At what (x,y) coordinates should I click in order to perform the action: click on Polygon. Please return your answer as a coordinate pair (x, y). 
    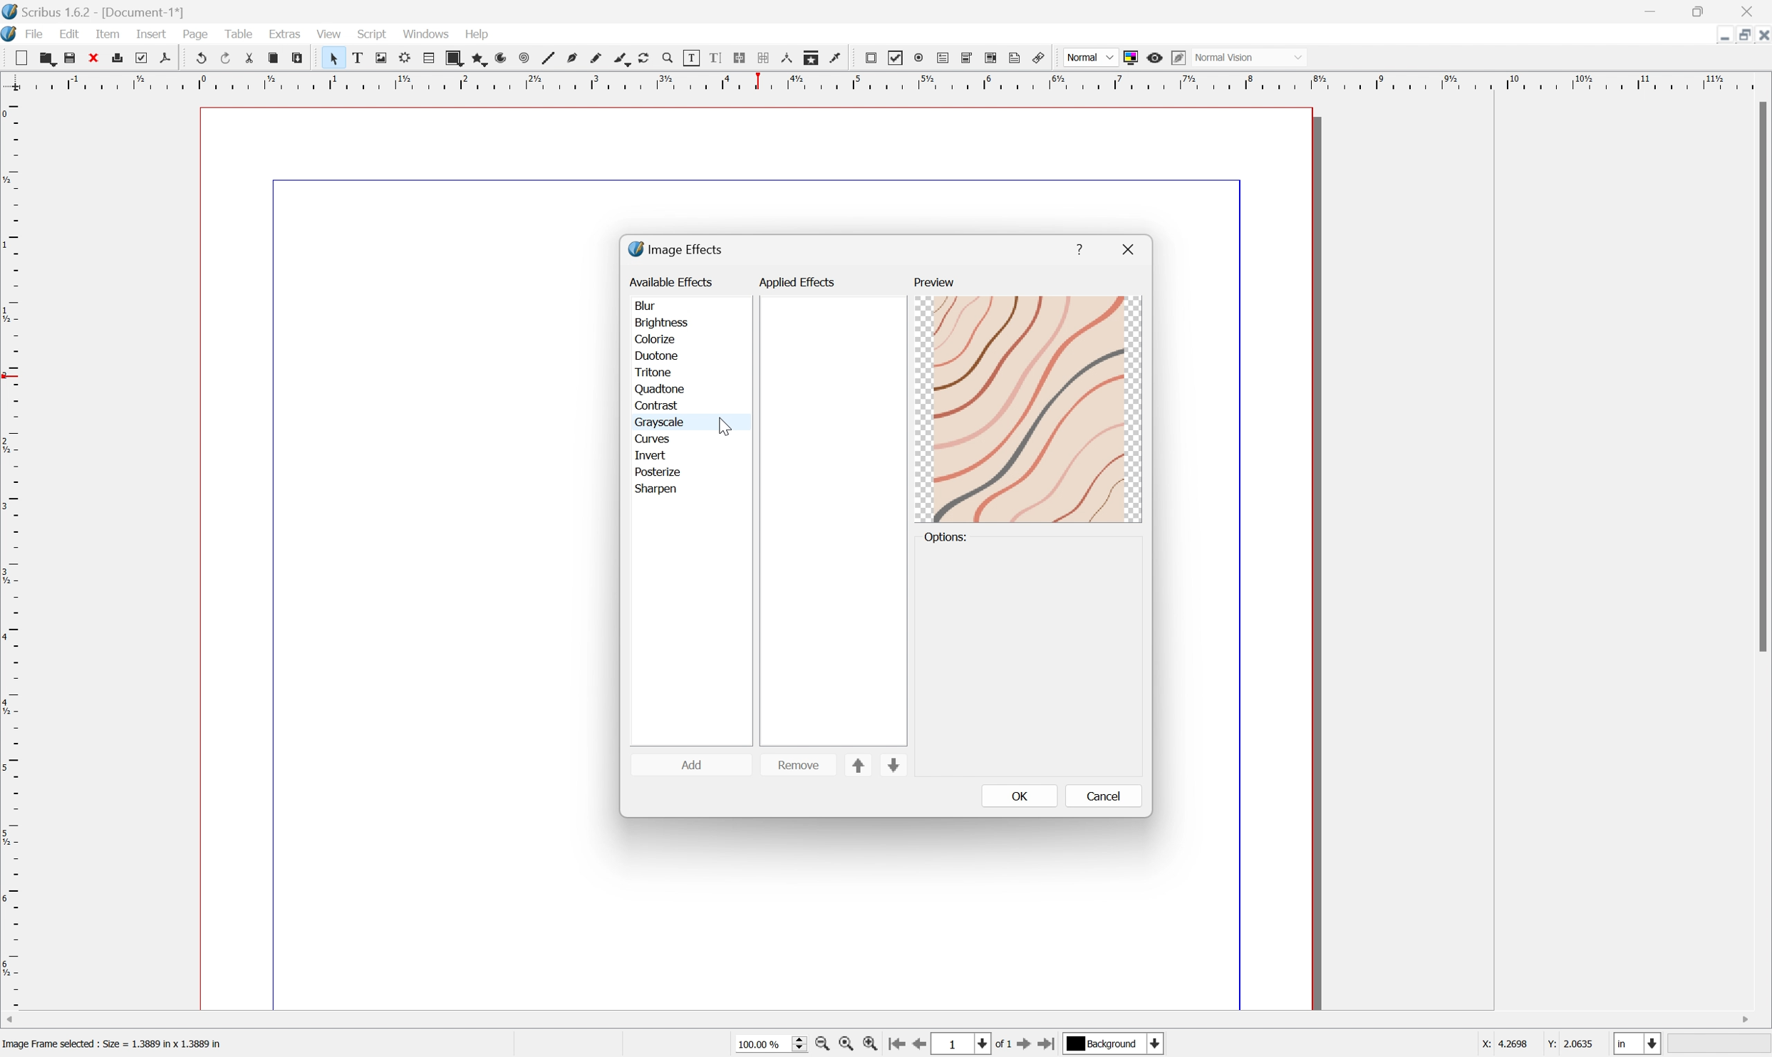
    Looking at the image, I should click on (480, 60).